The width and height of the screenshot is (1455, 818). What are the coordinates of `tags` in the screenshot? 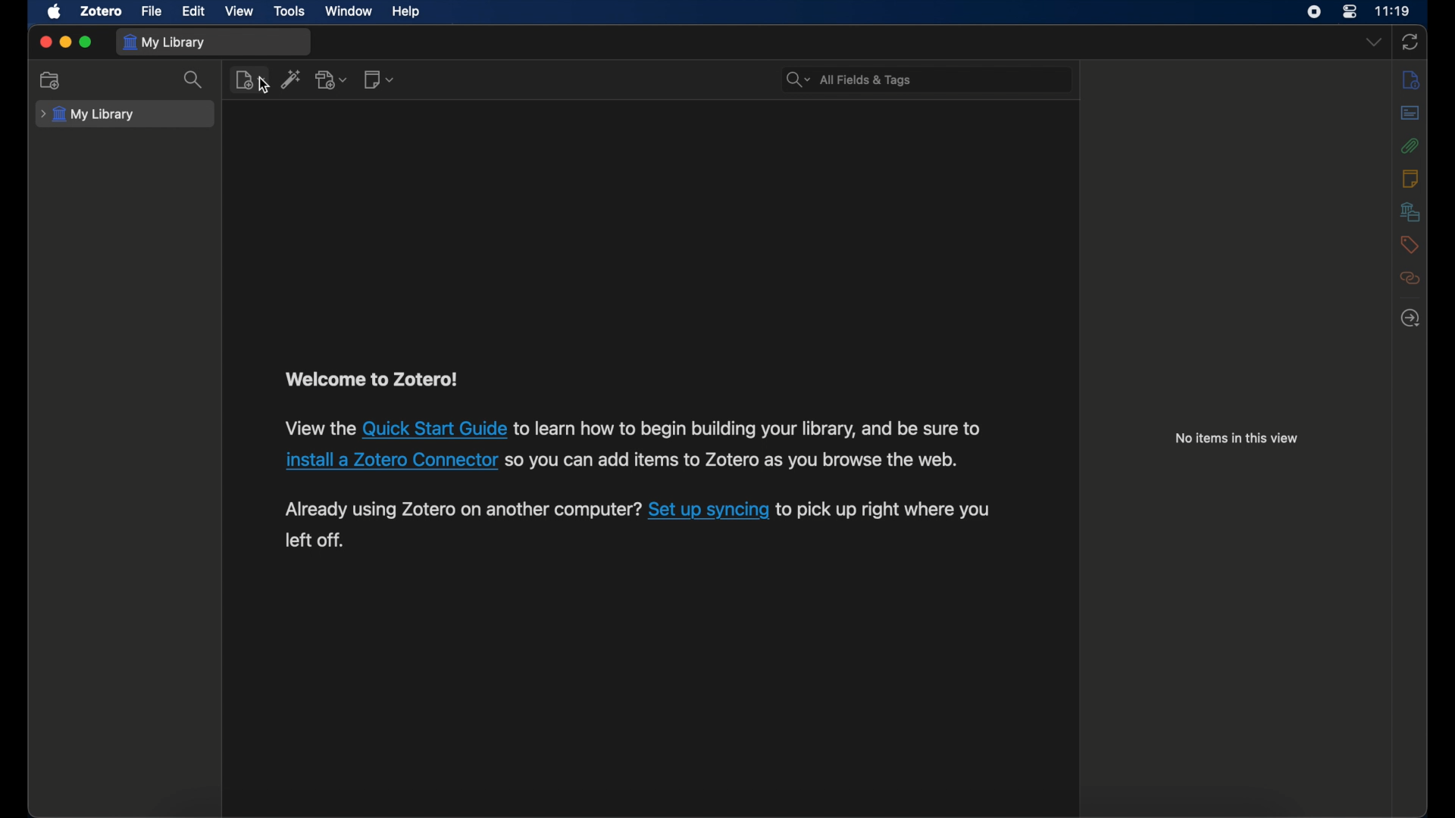 It's located at (1408, 245).